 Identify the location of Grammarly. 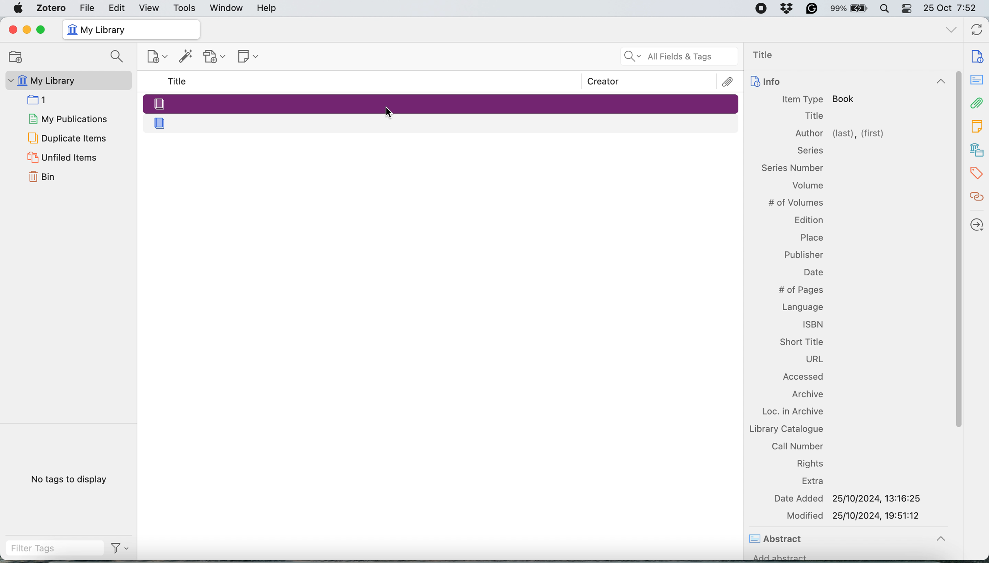
(812, 8).